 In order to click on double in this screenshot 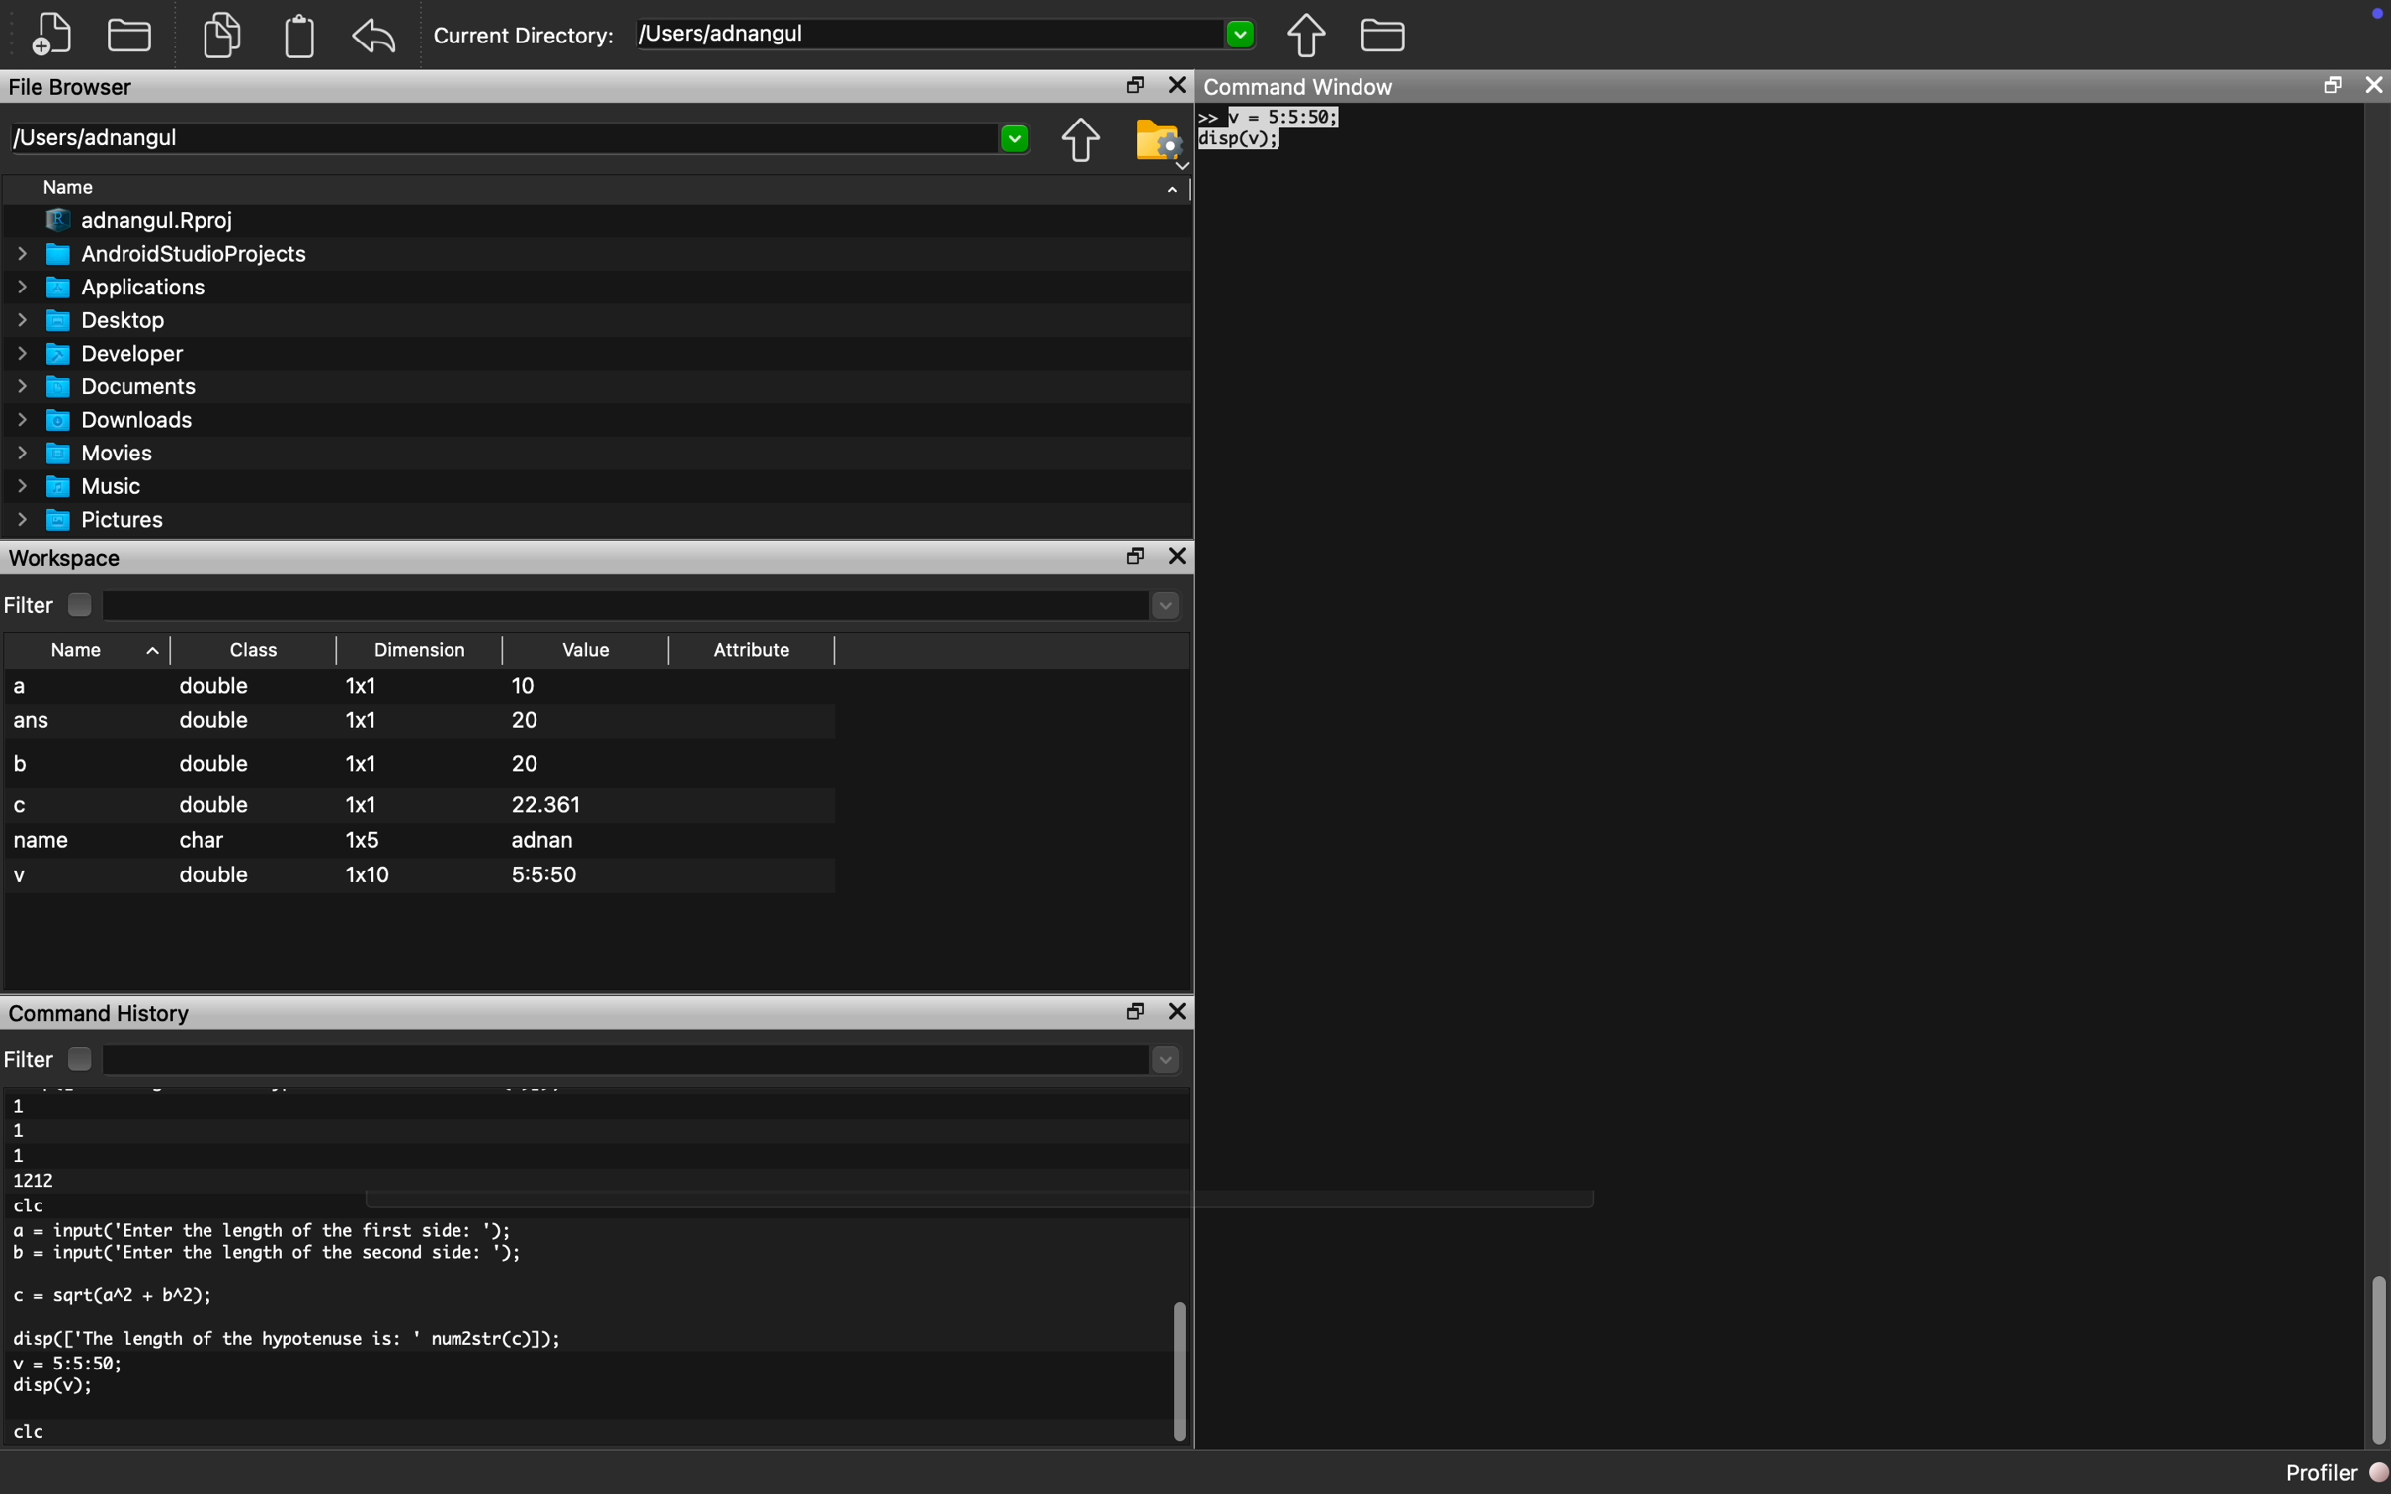, I will do `click(216, 804)`.